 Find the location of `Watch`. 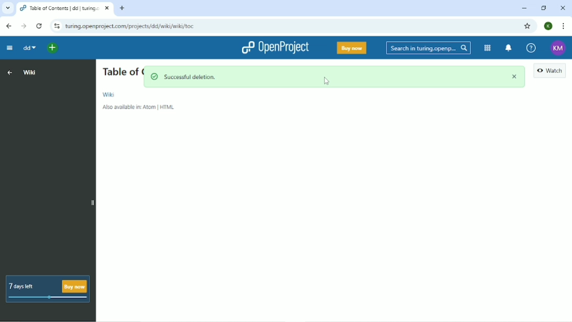

Watch is located at coordinates (550, 72).